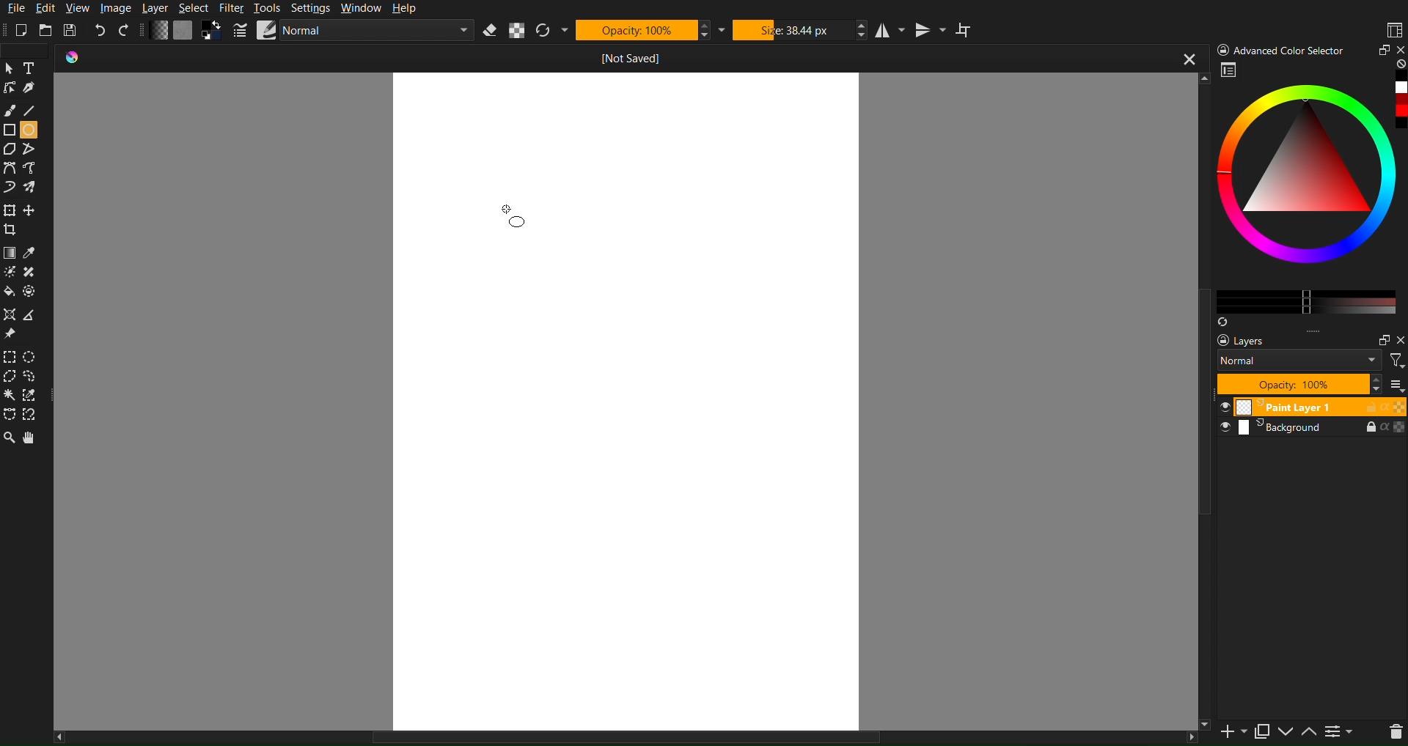  Describe the element at coordinates (48, 9) in the screenshot. I see `Edit` at that location.